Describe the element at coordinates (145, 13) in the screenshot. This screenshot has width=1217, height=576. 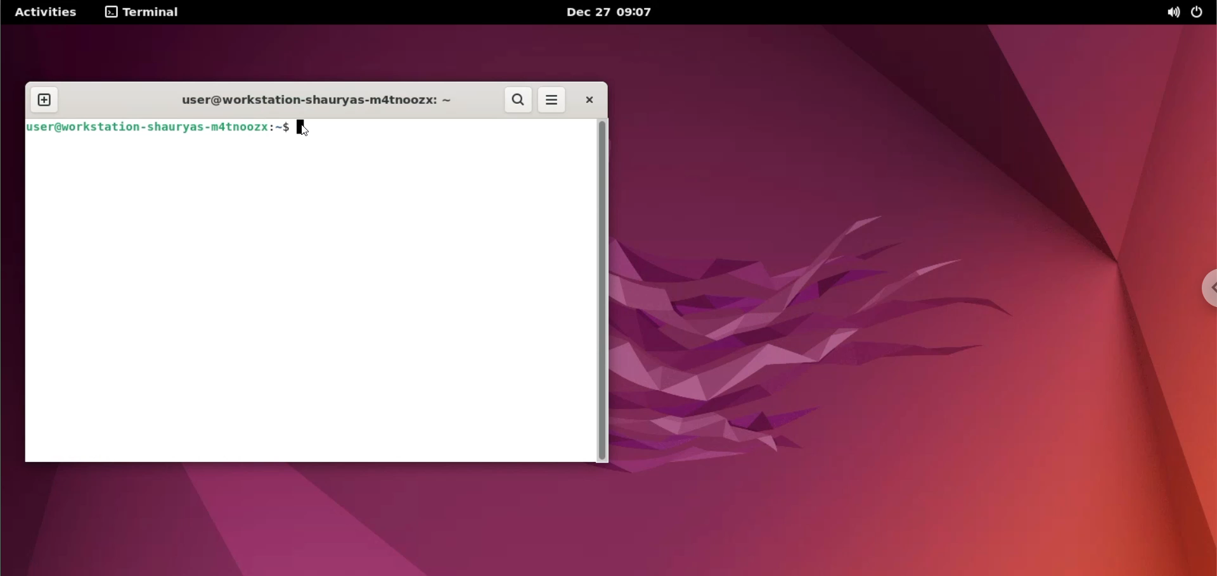
I see `Terminal` at that location.